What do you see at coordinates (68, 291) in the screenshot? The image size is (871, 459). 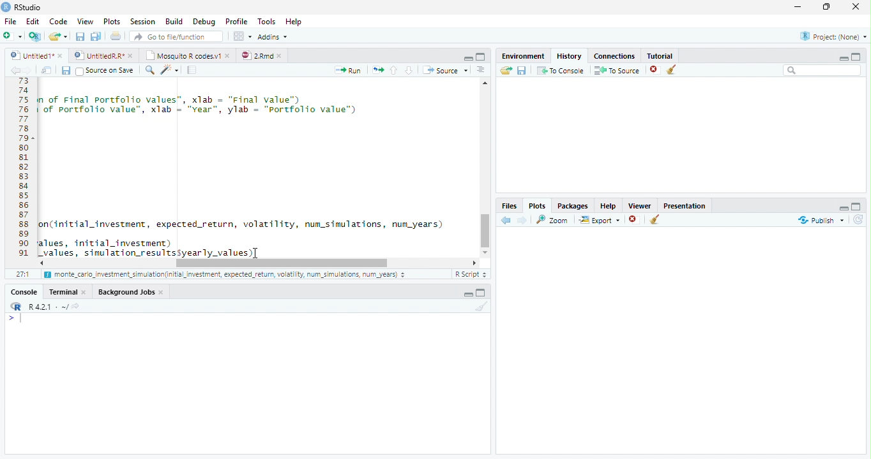 I see `Terminal` at bounding box center [68, 291].